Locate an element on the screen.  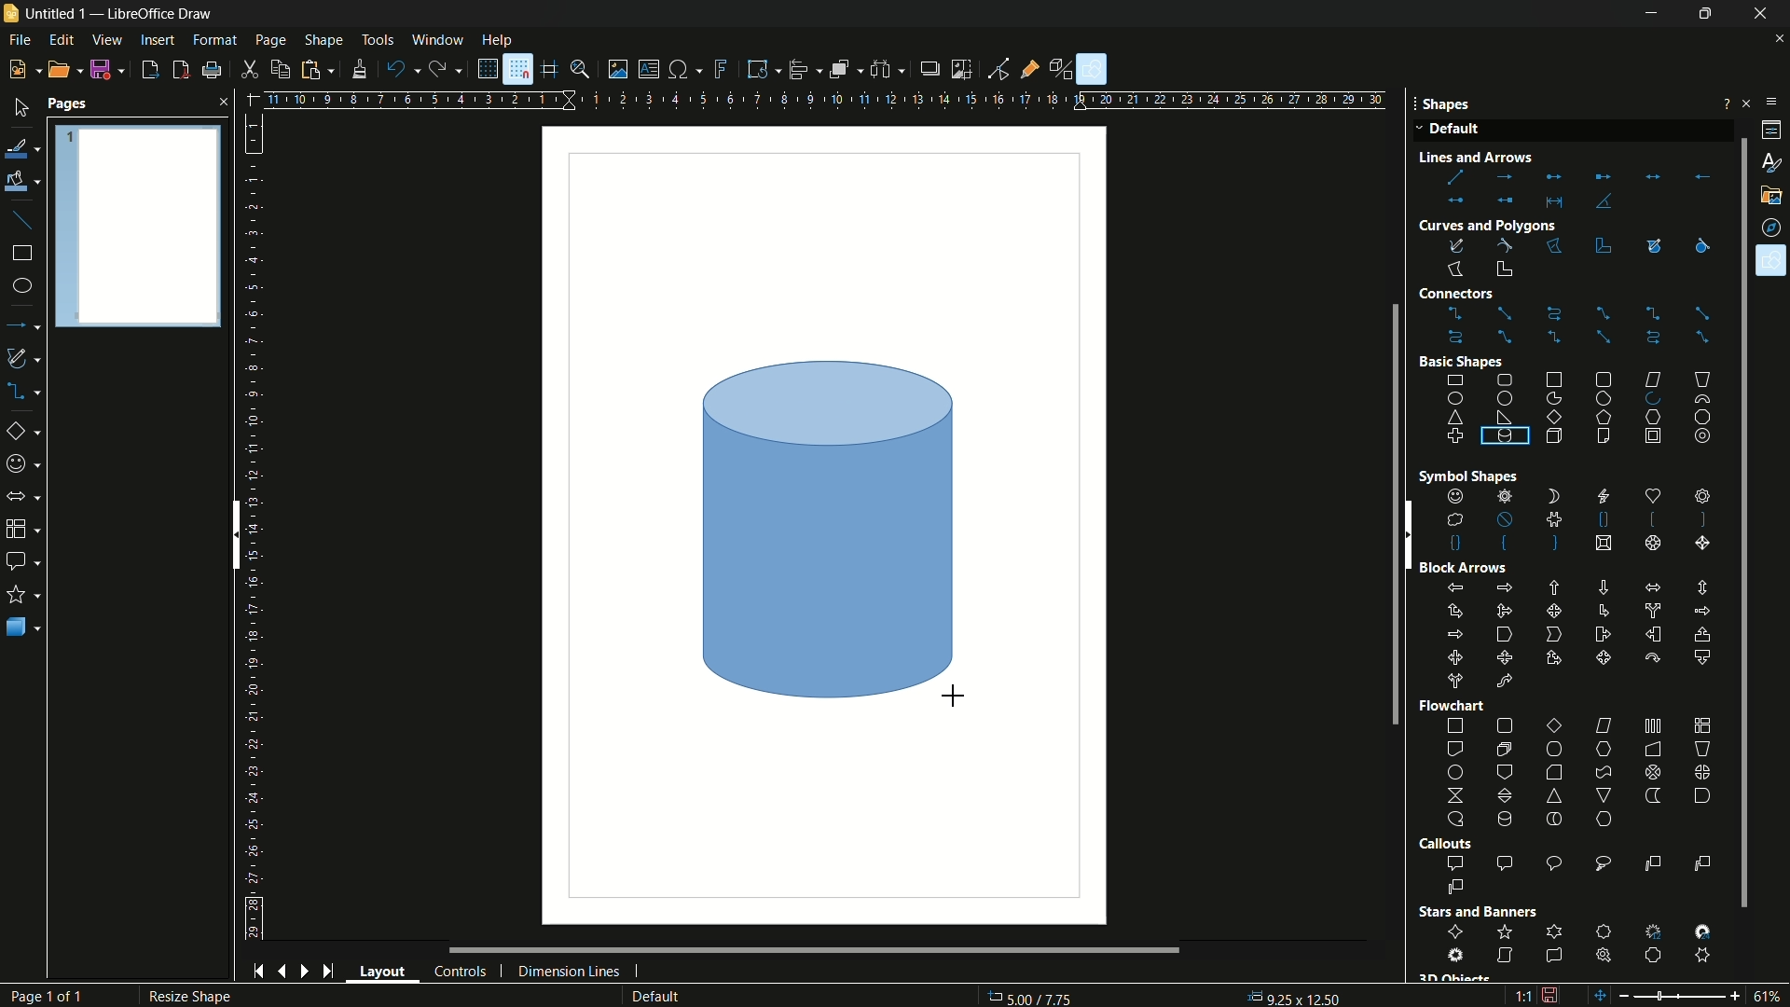
cylinders is located at coordinates (1528, 464).